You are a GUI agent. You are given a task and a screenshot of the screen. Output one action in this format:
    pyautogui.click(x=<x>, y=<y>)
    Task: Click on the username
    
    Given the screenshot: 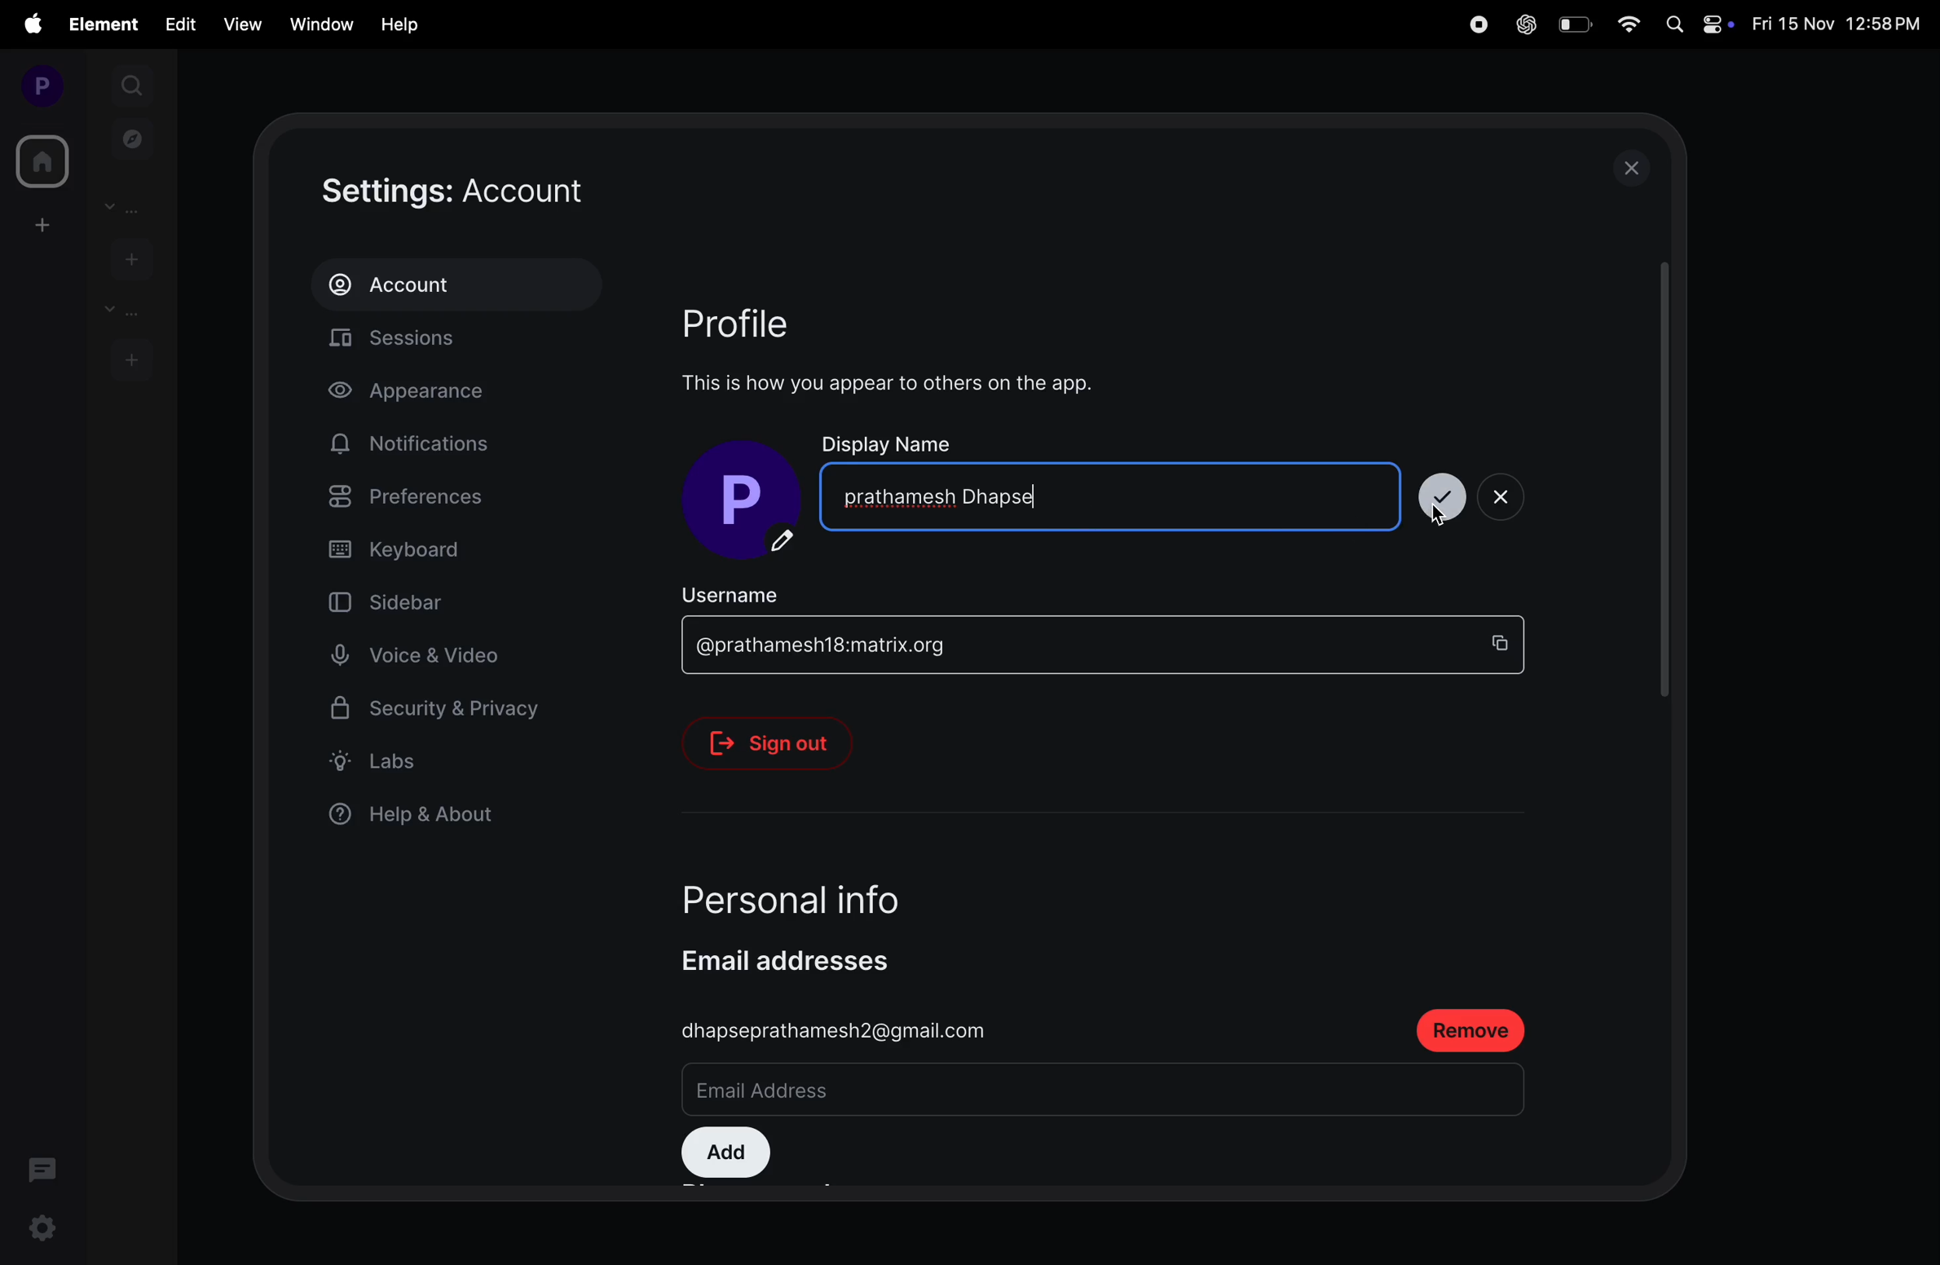 What is the action you would take?
    pyautogui.click(x=753, y=593)
    